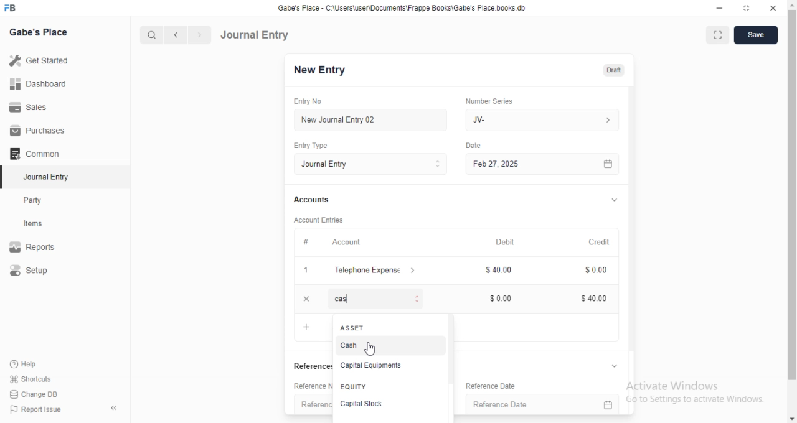 The height and width of the screenshot is (423, 797). I want to click on ASSET, so click(351, 328).